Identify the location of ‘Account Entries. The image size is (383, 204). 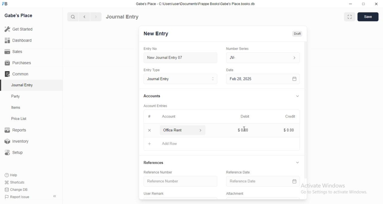
(156, 106).